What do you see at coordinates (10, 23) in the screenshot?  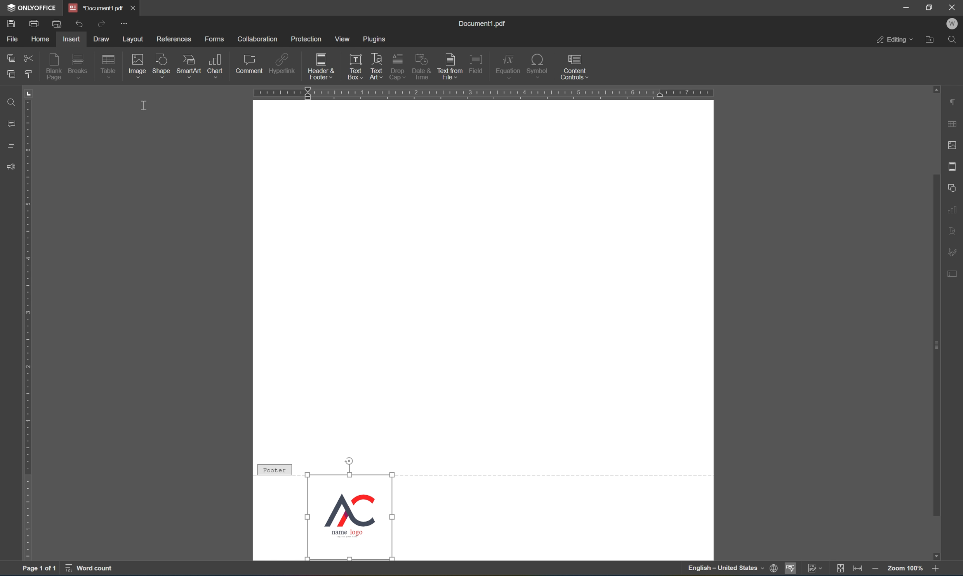 I see `save` at bounding box center [10, 23].